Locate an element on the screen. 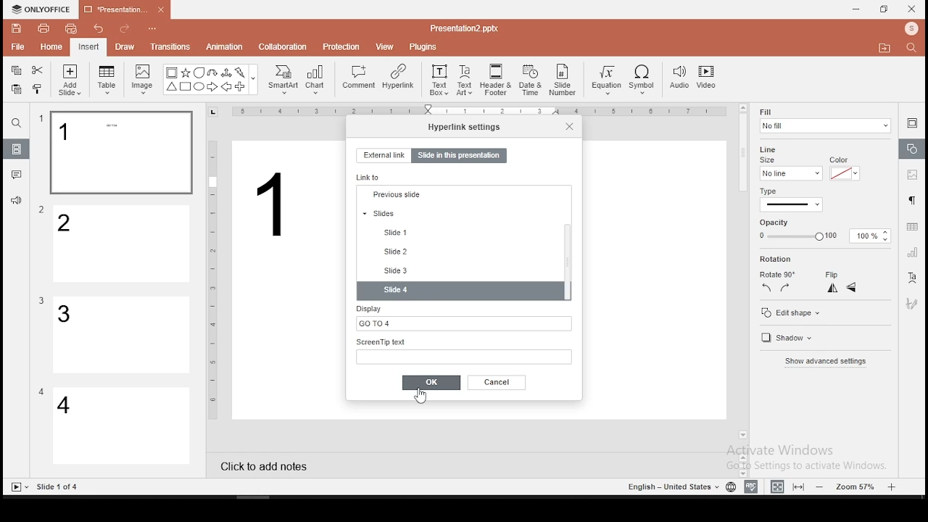  video is located at coordinates (706, 79).